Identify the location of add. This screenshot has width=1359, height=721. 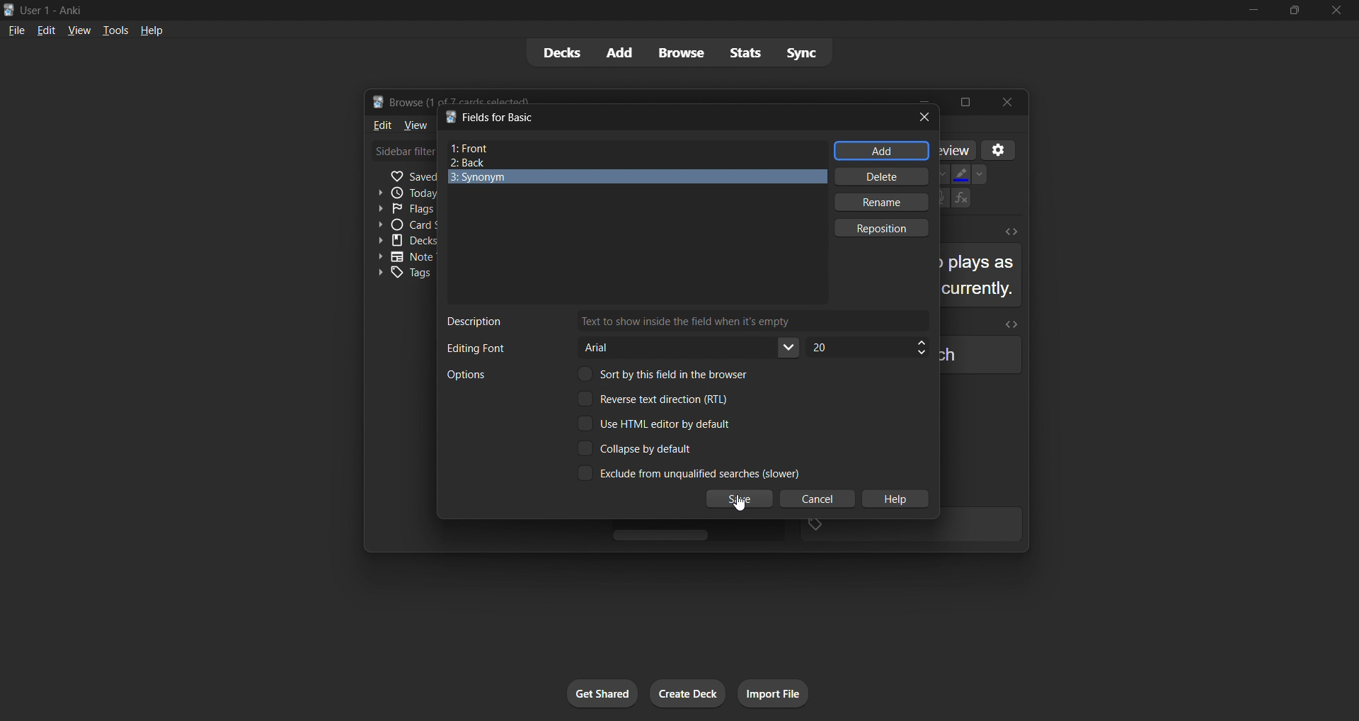
(621, 52).